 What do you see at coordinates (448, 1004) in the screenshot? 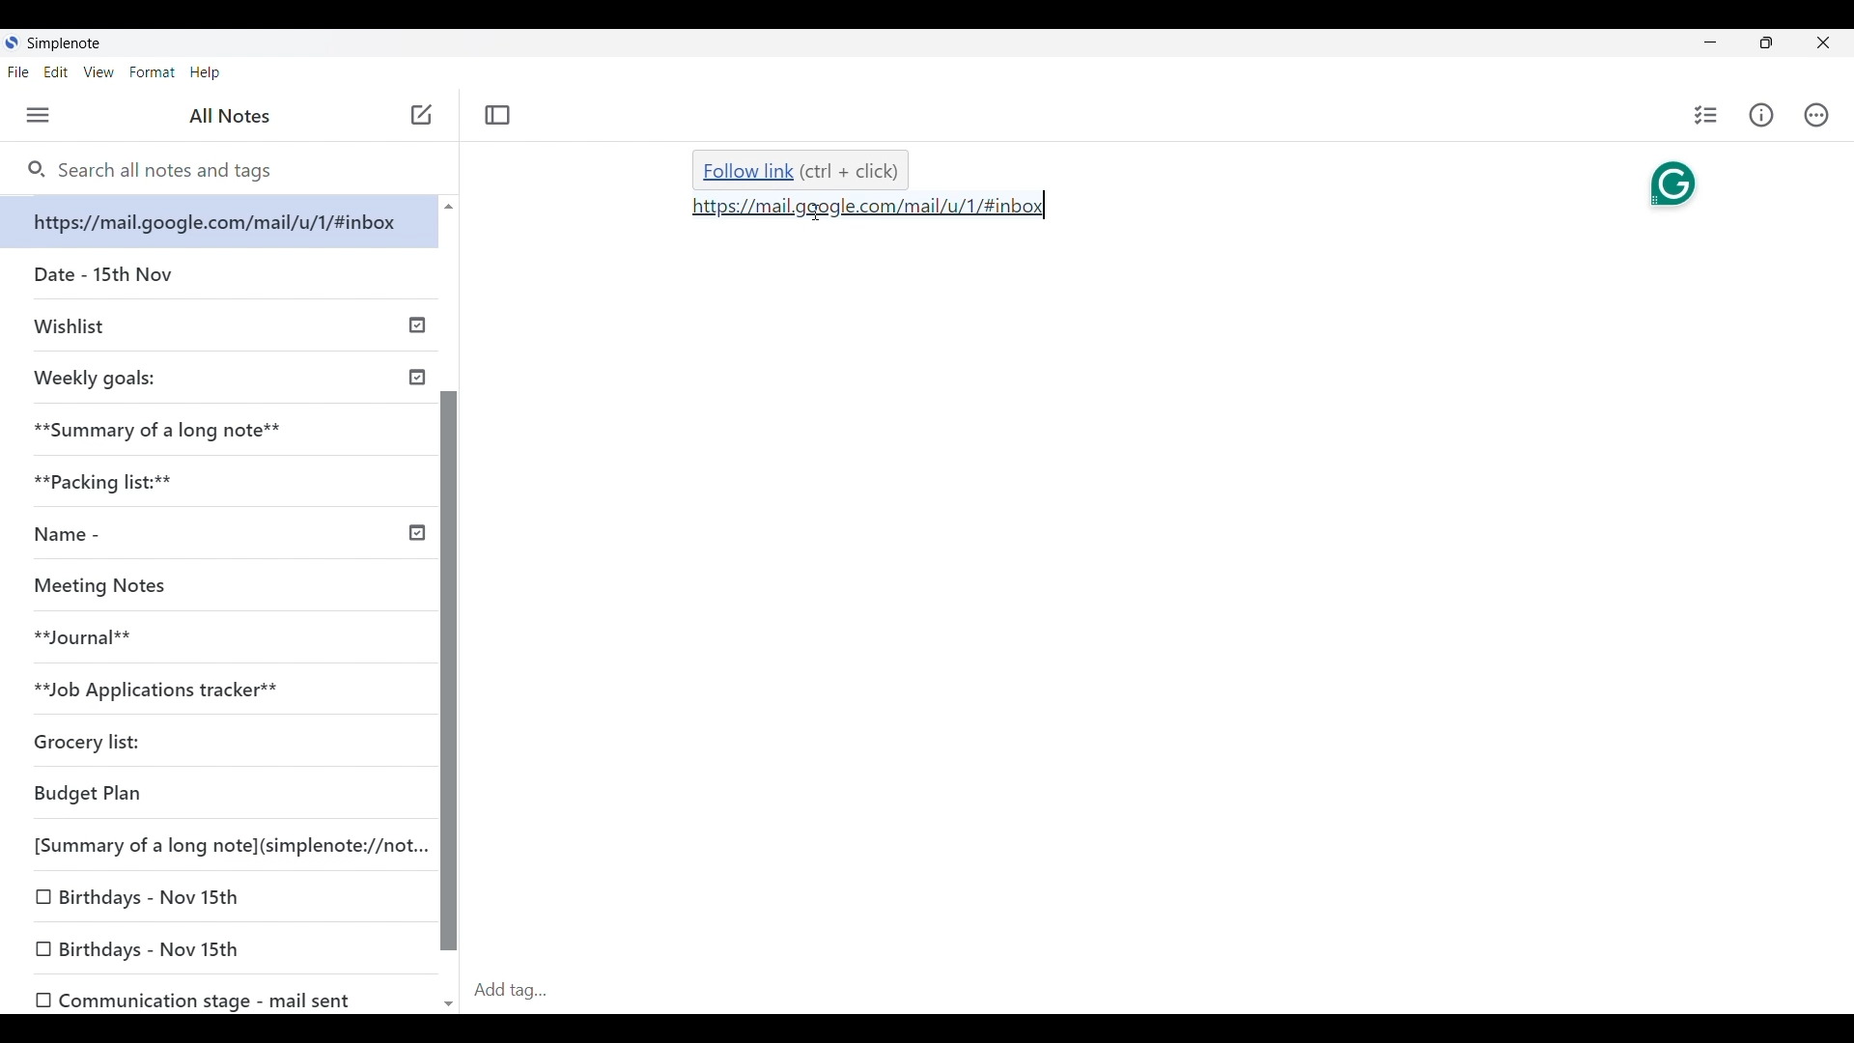
I see `Quick slide to bottom` at bounding box center [448, 1004].